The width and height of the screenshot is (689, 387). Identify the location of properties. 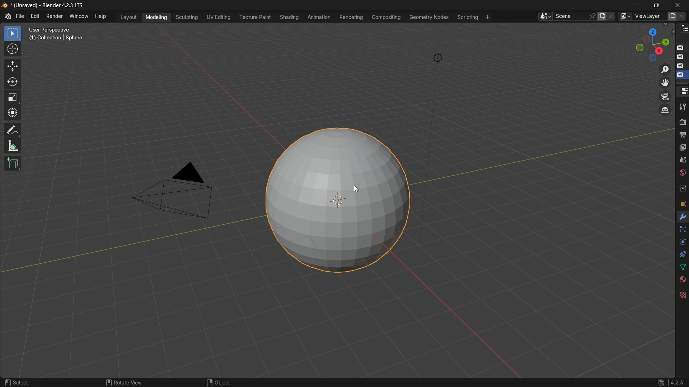
(682, 92).